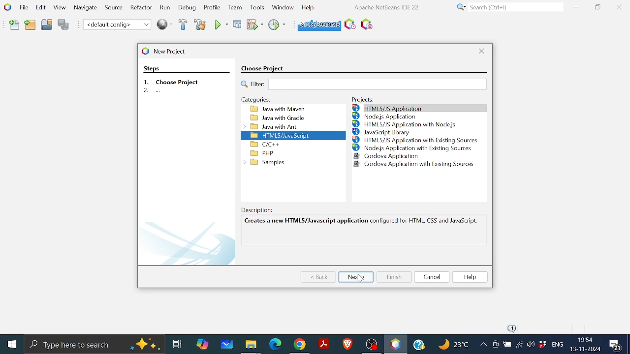 The height and width of the screenshot is (354, 630). What do you see at coordinates (144, 51) in the screenshot?
I see `logo` at bounding box center [144, 51].